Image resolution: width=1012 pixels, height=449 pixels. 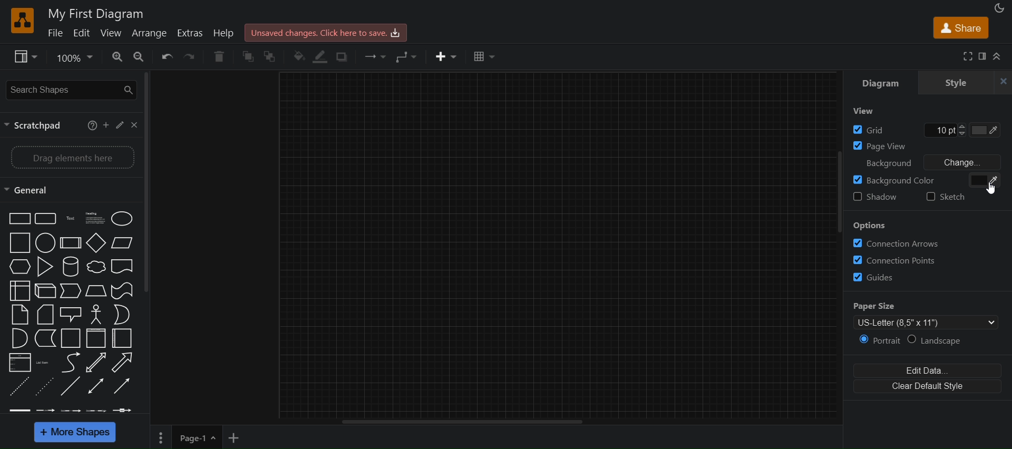 What do you see at coordinates (167, 57) in the screenshot?
I see `undo` at bounding box center [167, 57].